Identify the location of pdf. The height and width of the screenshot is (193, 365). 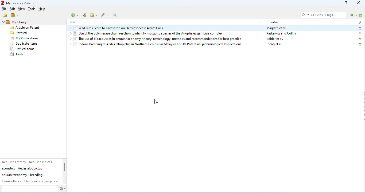
(359, 28).